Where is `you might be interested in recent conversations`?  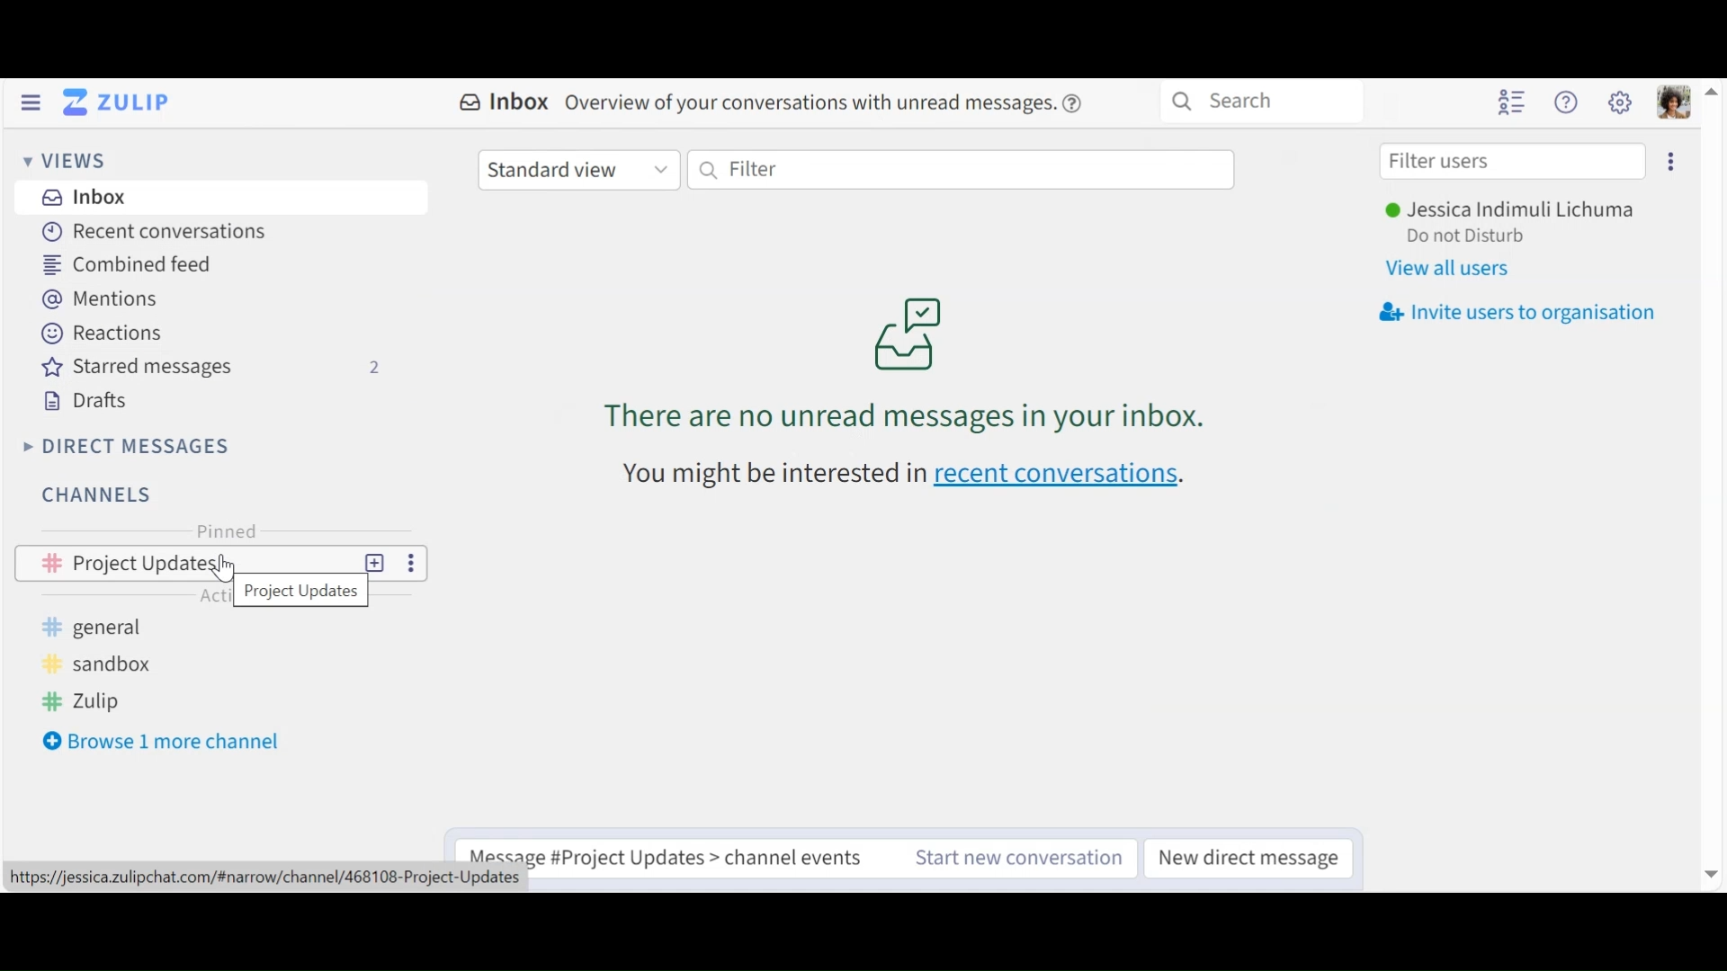 you might be interested in recent conversations is located at coordinates (910, 471).